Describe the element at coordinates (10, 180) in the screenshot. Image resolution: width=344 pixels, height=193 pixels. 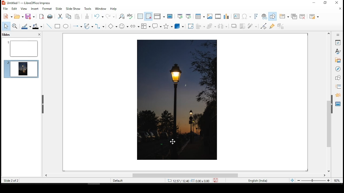
I see `Slide 2 of 2` at that location.